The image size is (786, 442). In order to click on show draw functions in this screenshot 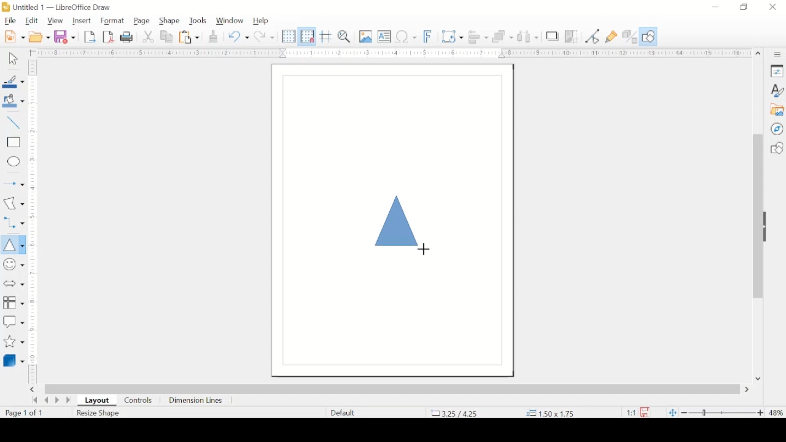, I will do `click(649, 36)`.